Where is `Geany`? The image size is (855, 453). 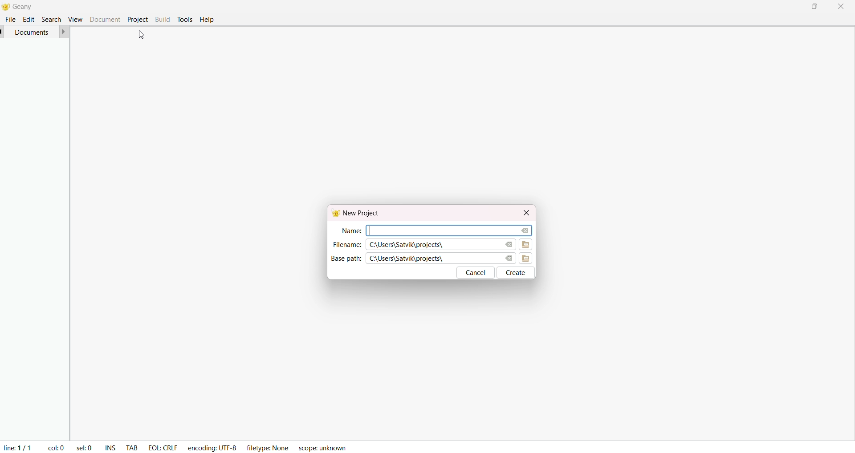
Geany is located at coordinates (31, 5).